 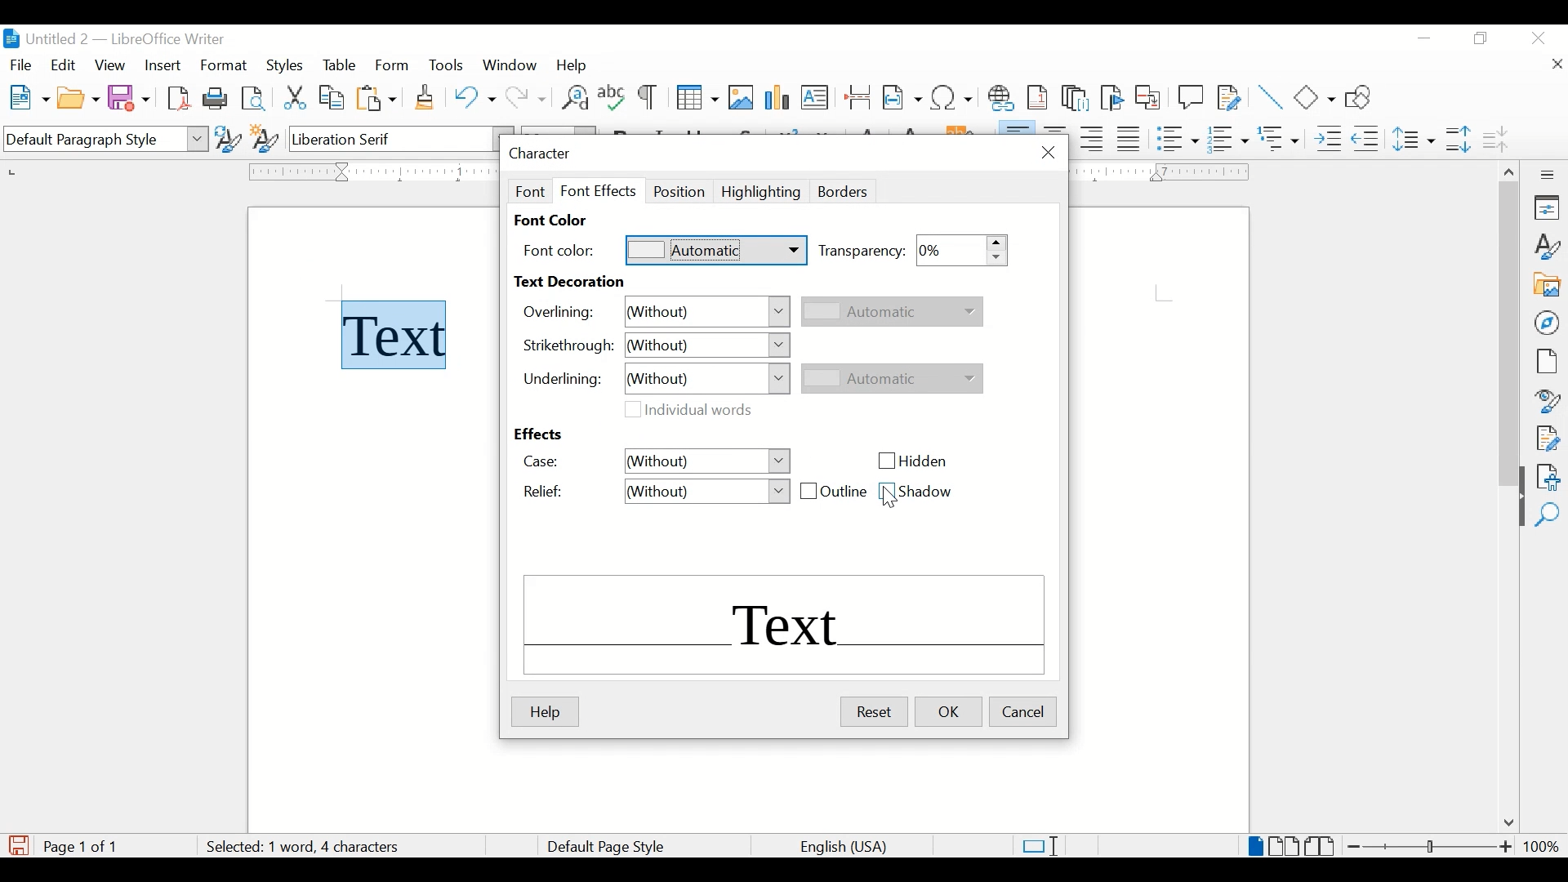 I want to click on decrease indent, so click(x=1367, y=138).